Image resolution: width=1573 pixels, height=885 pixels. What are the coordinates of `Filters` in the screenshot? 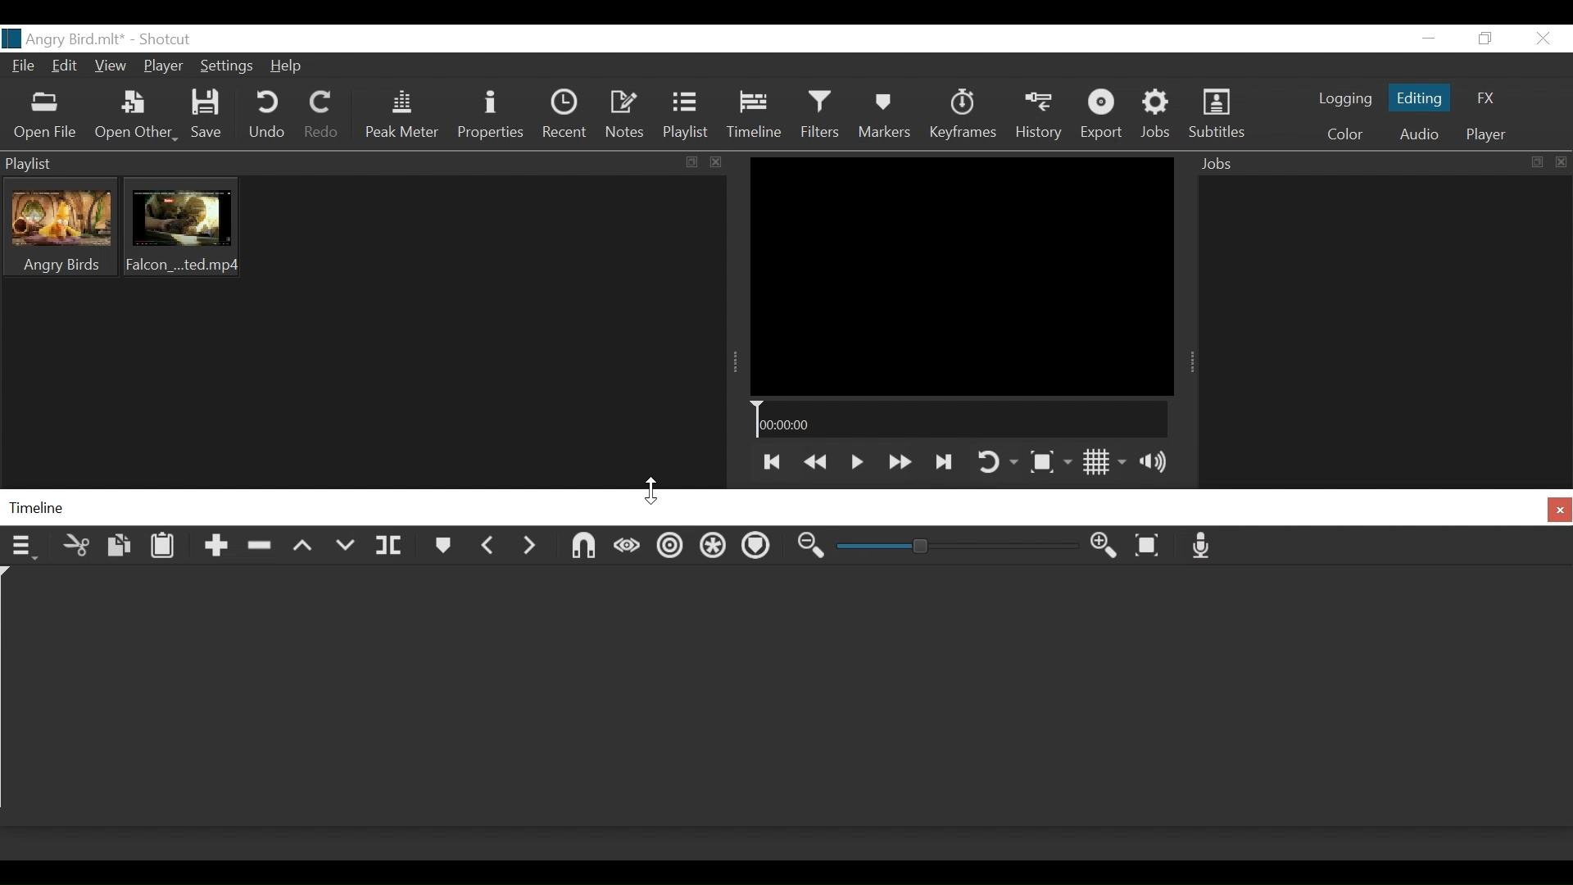 It's located at (825, 116).